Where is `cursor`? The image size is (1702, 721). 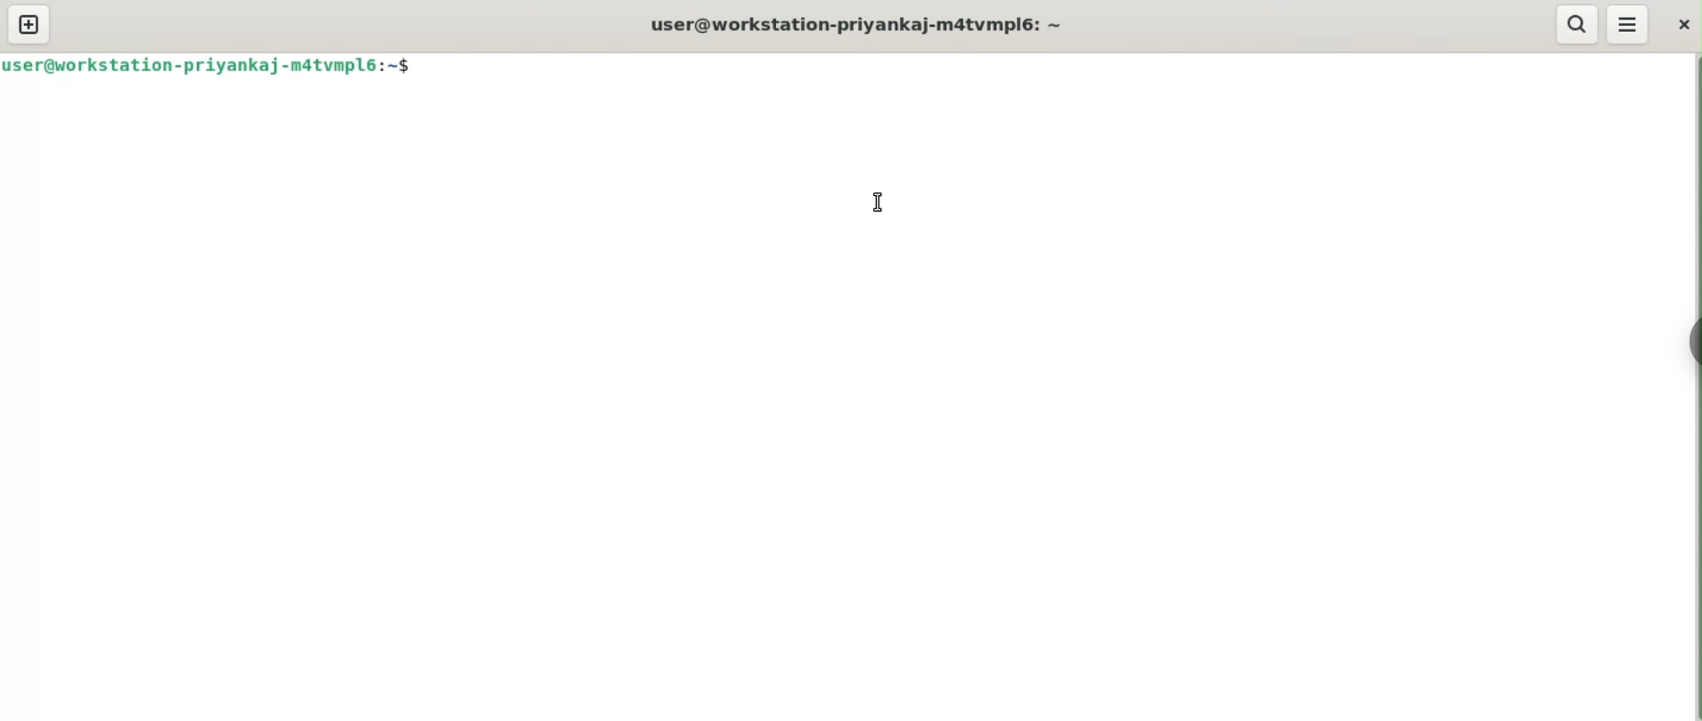
cursor is located at coordinates (881, 203).